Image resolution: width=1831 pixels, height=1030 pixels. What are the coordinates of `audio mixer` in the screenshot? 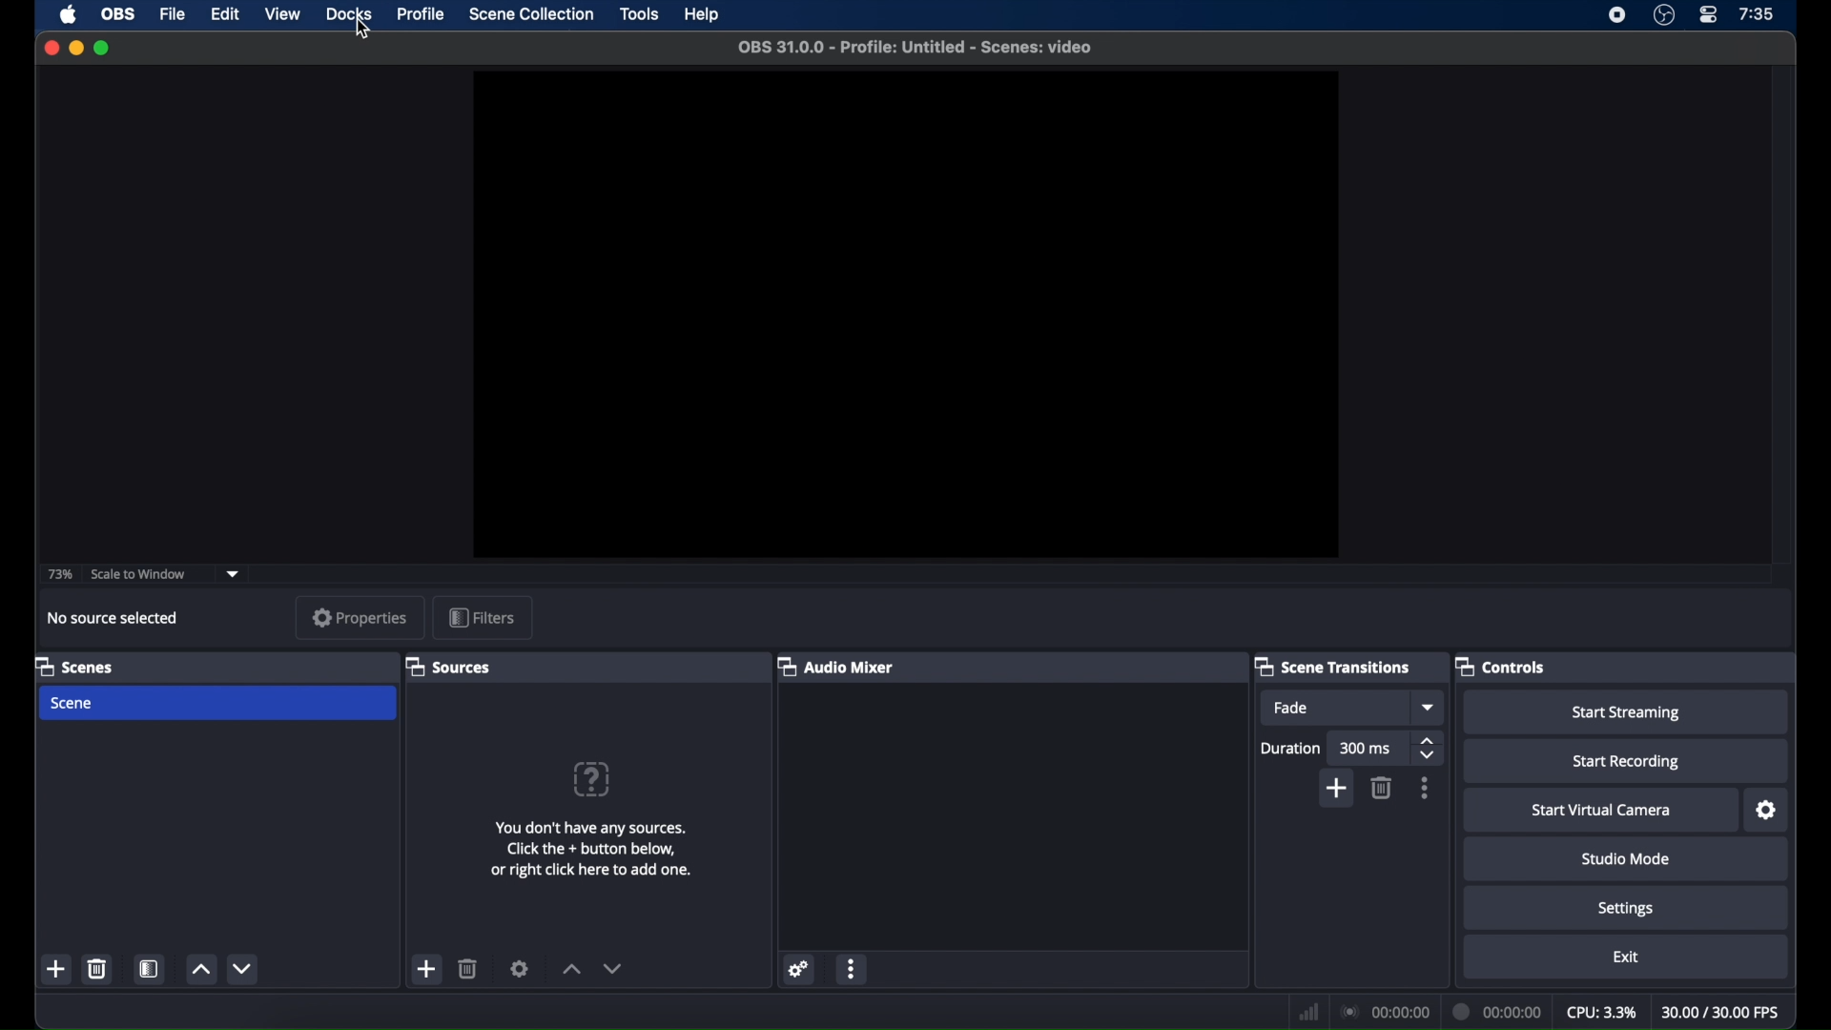 It's located at (834, 666).